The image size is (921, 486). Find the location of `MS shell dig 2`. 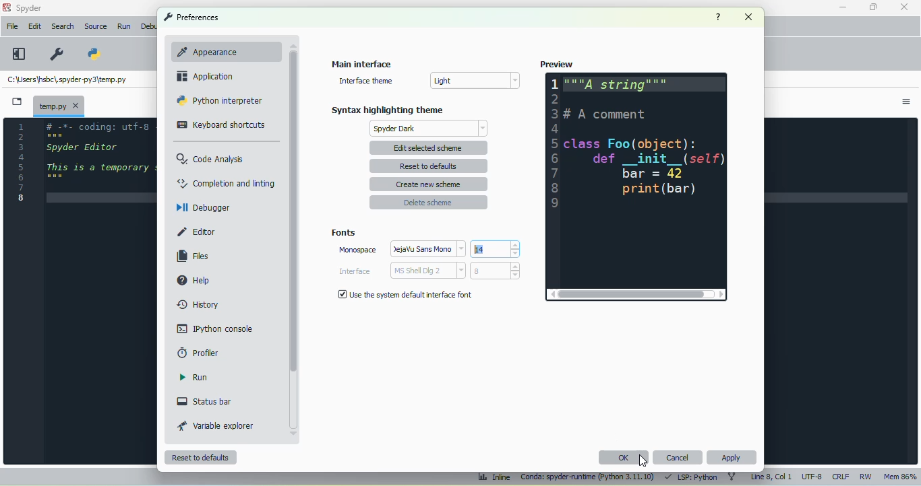

MS shell dig 2 is located at coordinates (427, 271).